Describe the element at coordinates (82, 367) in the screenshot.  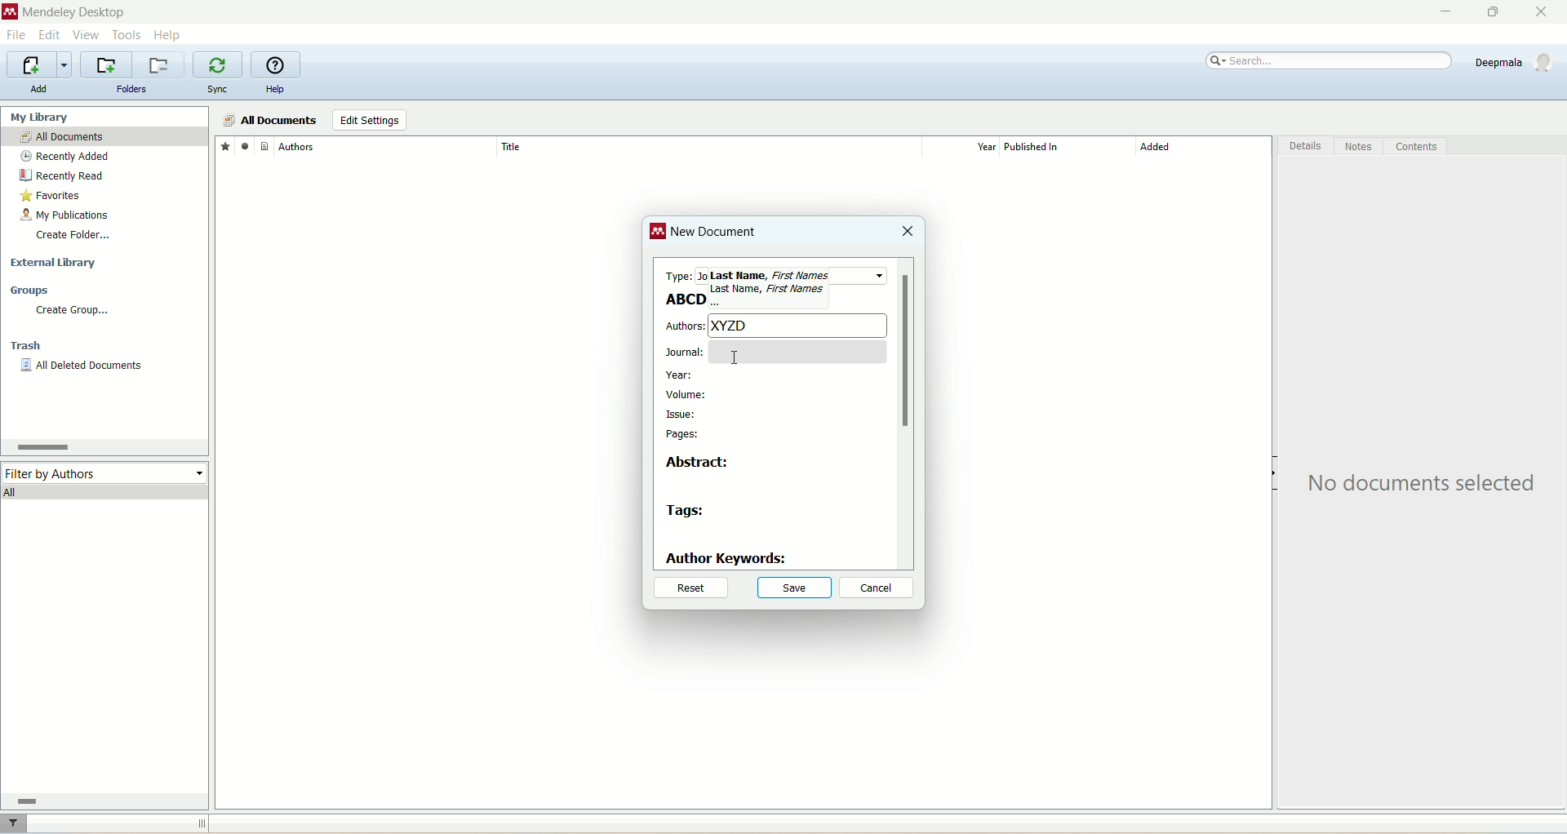
I see `all deleted` at that location.